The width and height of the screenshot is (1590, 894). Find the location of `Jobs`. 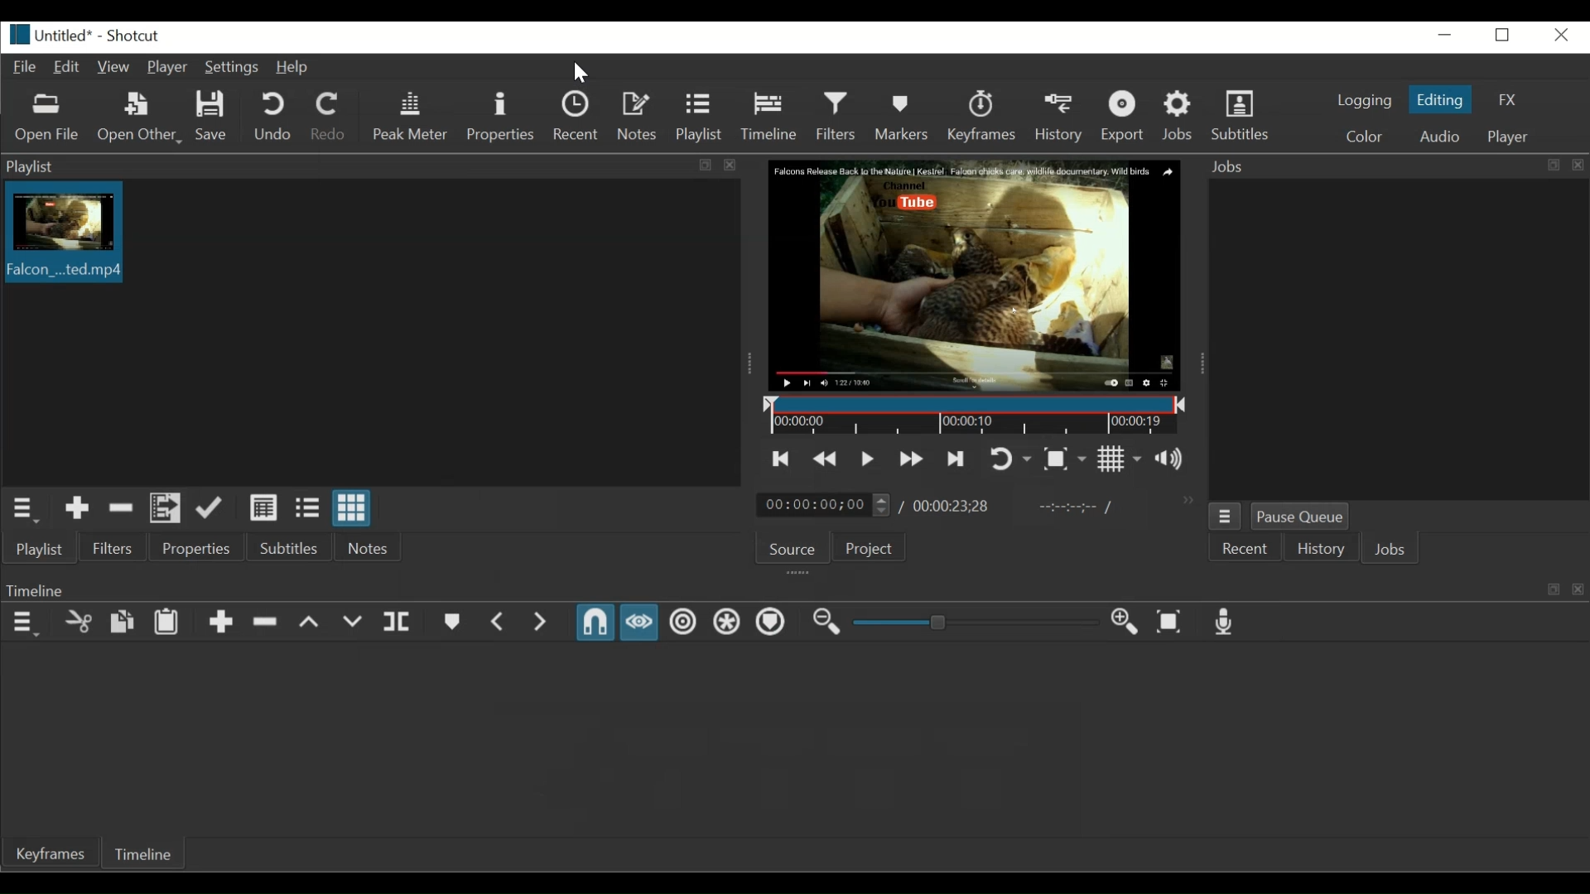

Jobs is located at coordinates (1390, 550).